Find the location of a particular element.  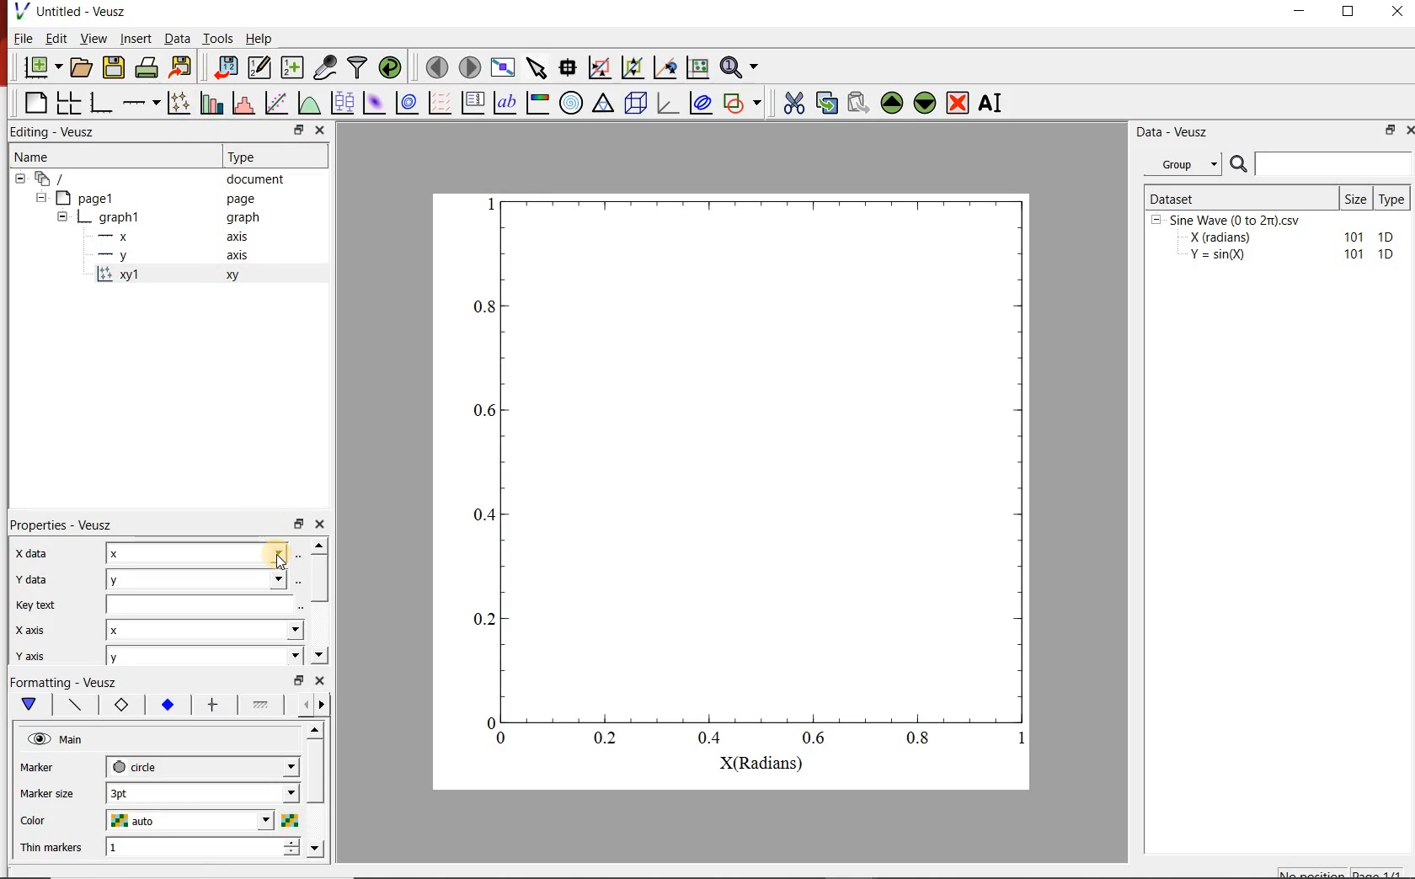

create new datasets is located at coordinates (293, 67).